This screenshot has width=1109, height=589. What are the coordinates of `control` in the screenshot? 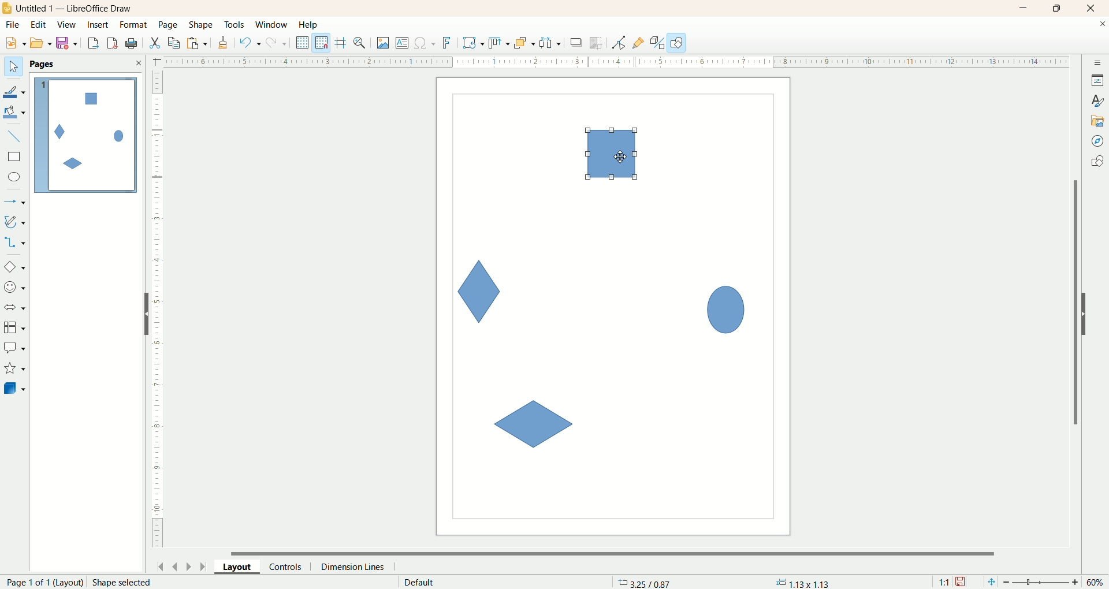 It's located at (291, 566).